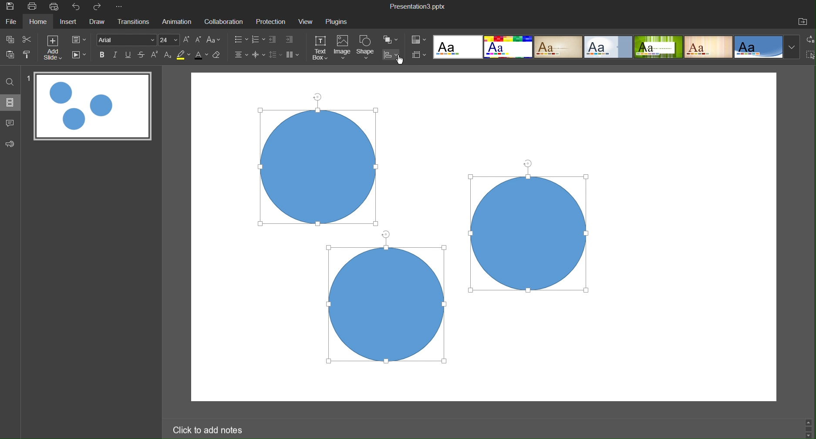 The width and height of the screenshot is (816, 439). I want to click on Insert, so click(71, 23).